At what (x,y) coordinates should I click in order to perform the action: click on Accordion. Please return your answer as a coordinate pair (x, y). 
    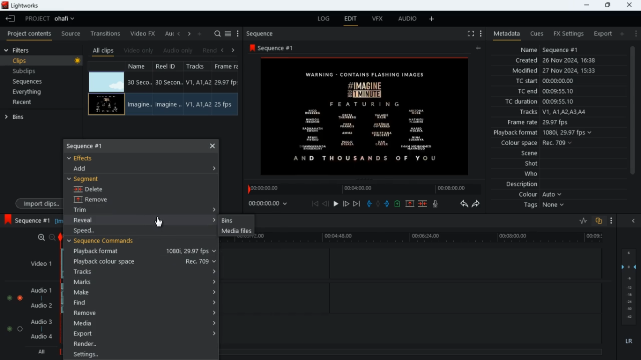
    Looking at the image, I should click on (216, 168).